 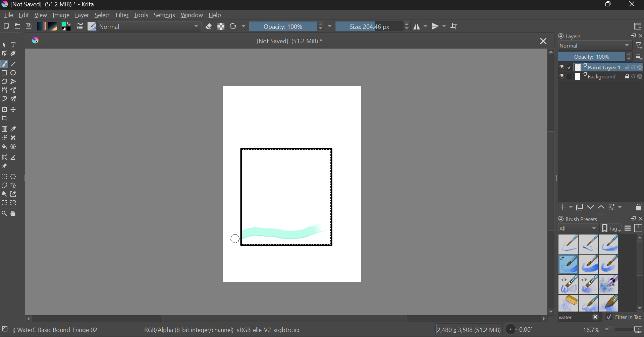 What do you see at coordinates (215, 15) in the screenshot?
I see `Help` at bounding box center [215, 15].